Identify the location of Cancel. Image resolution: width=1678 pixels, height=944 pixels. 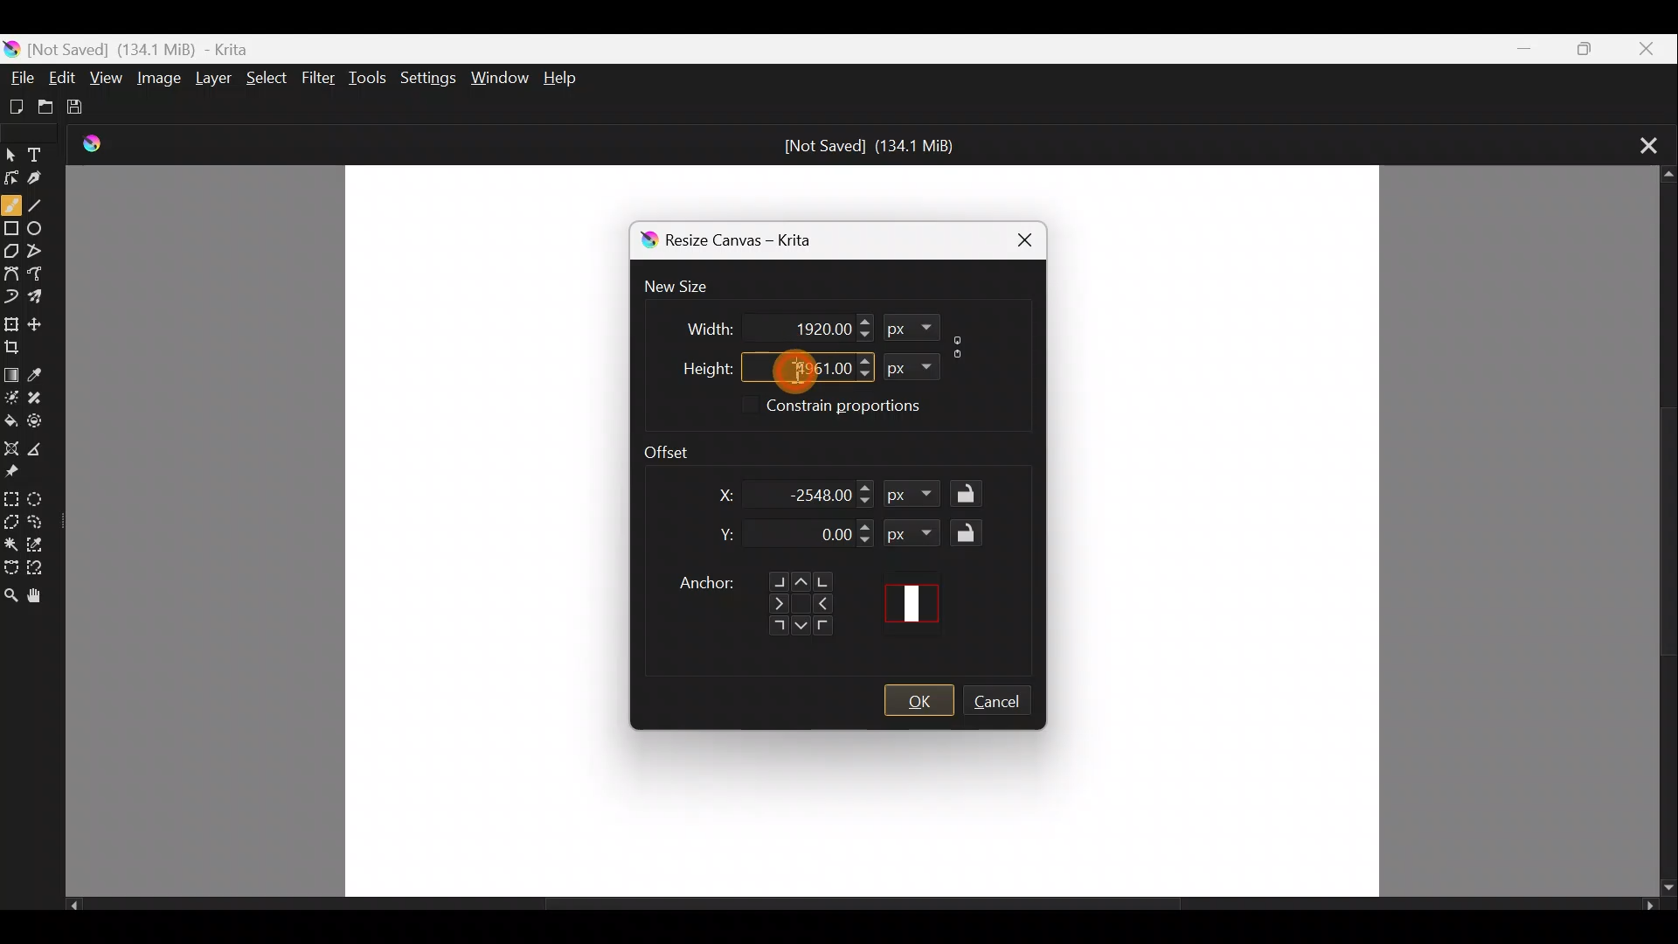
(1006, 704).